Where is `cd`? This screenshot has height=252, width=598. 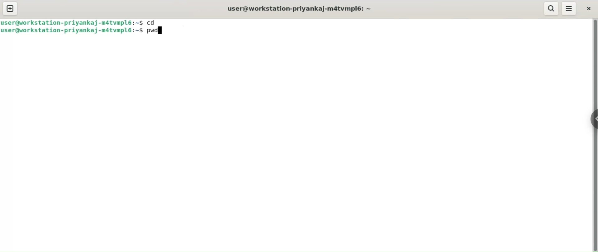
cd is located at coordinates (154, 22).